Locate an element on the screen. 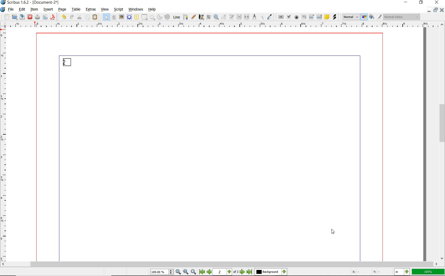 The image size is (445, 276). save as pdf is located at coordinates (53, 17).